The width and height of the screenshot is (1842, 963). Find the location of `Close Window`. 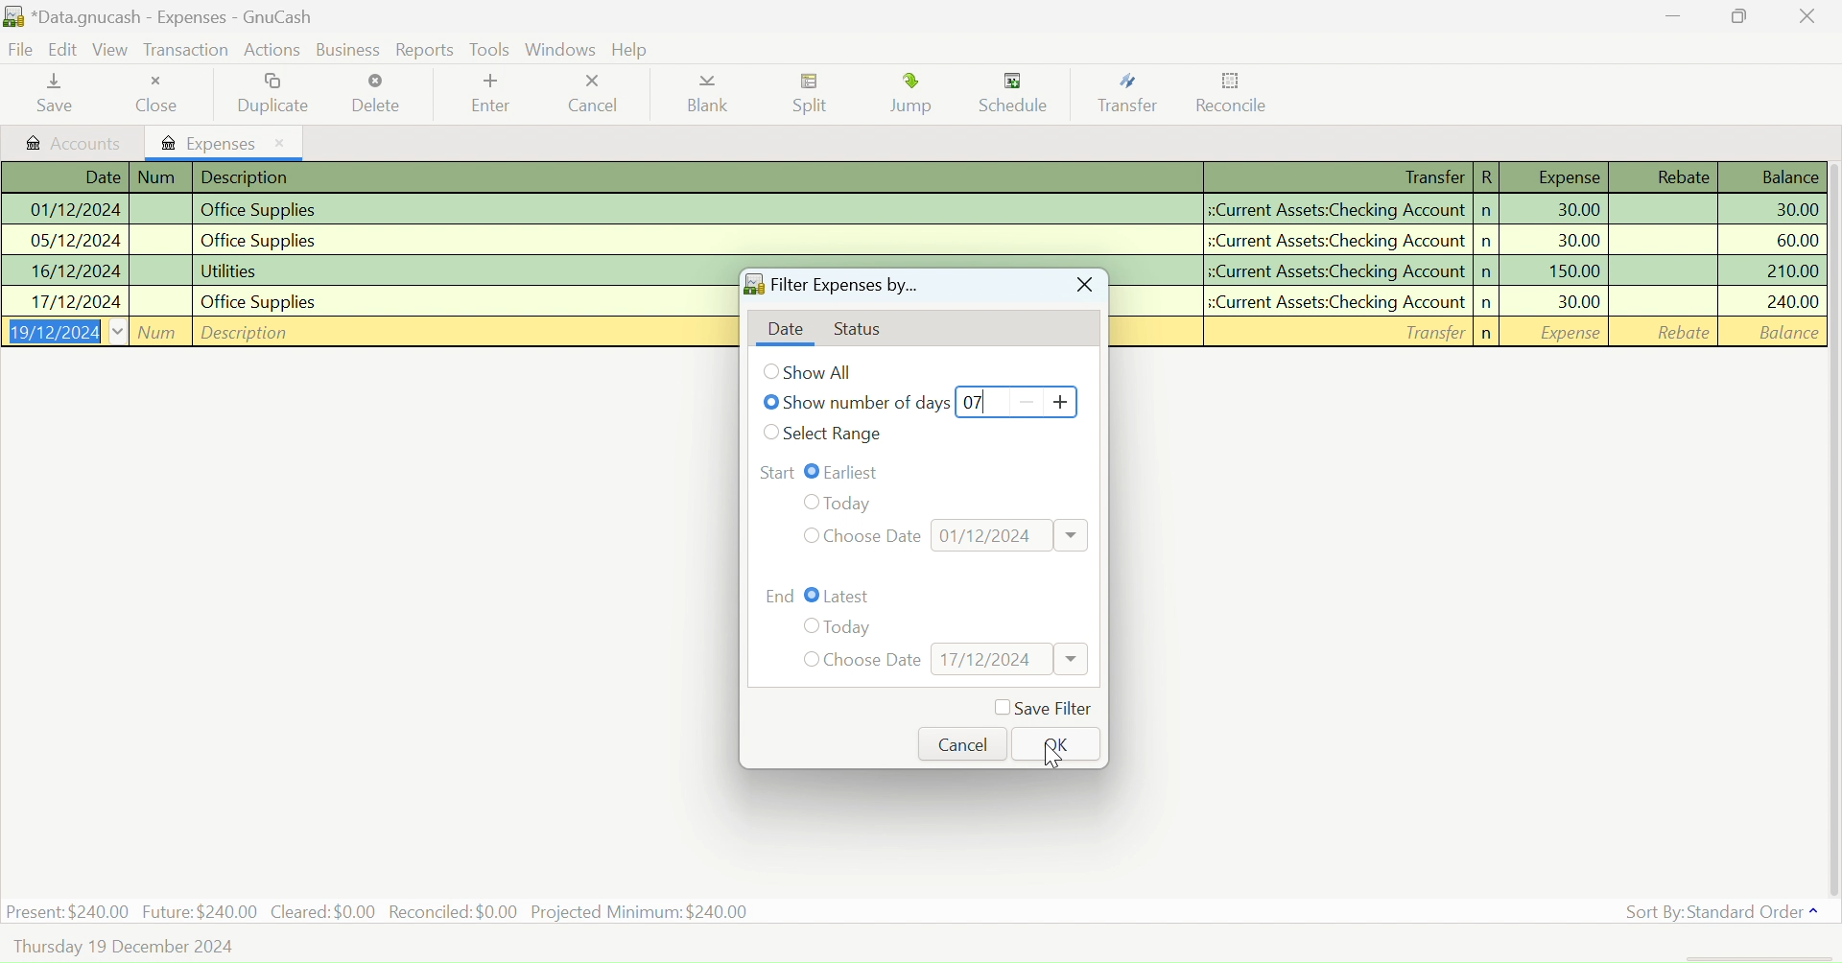

Close Window is located at coordinates (1807, 15).